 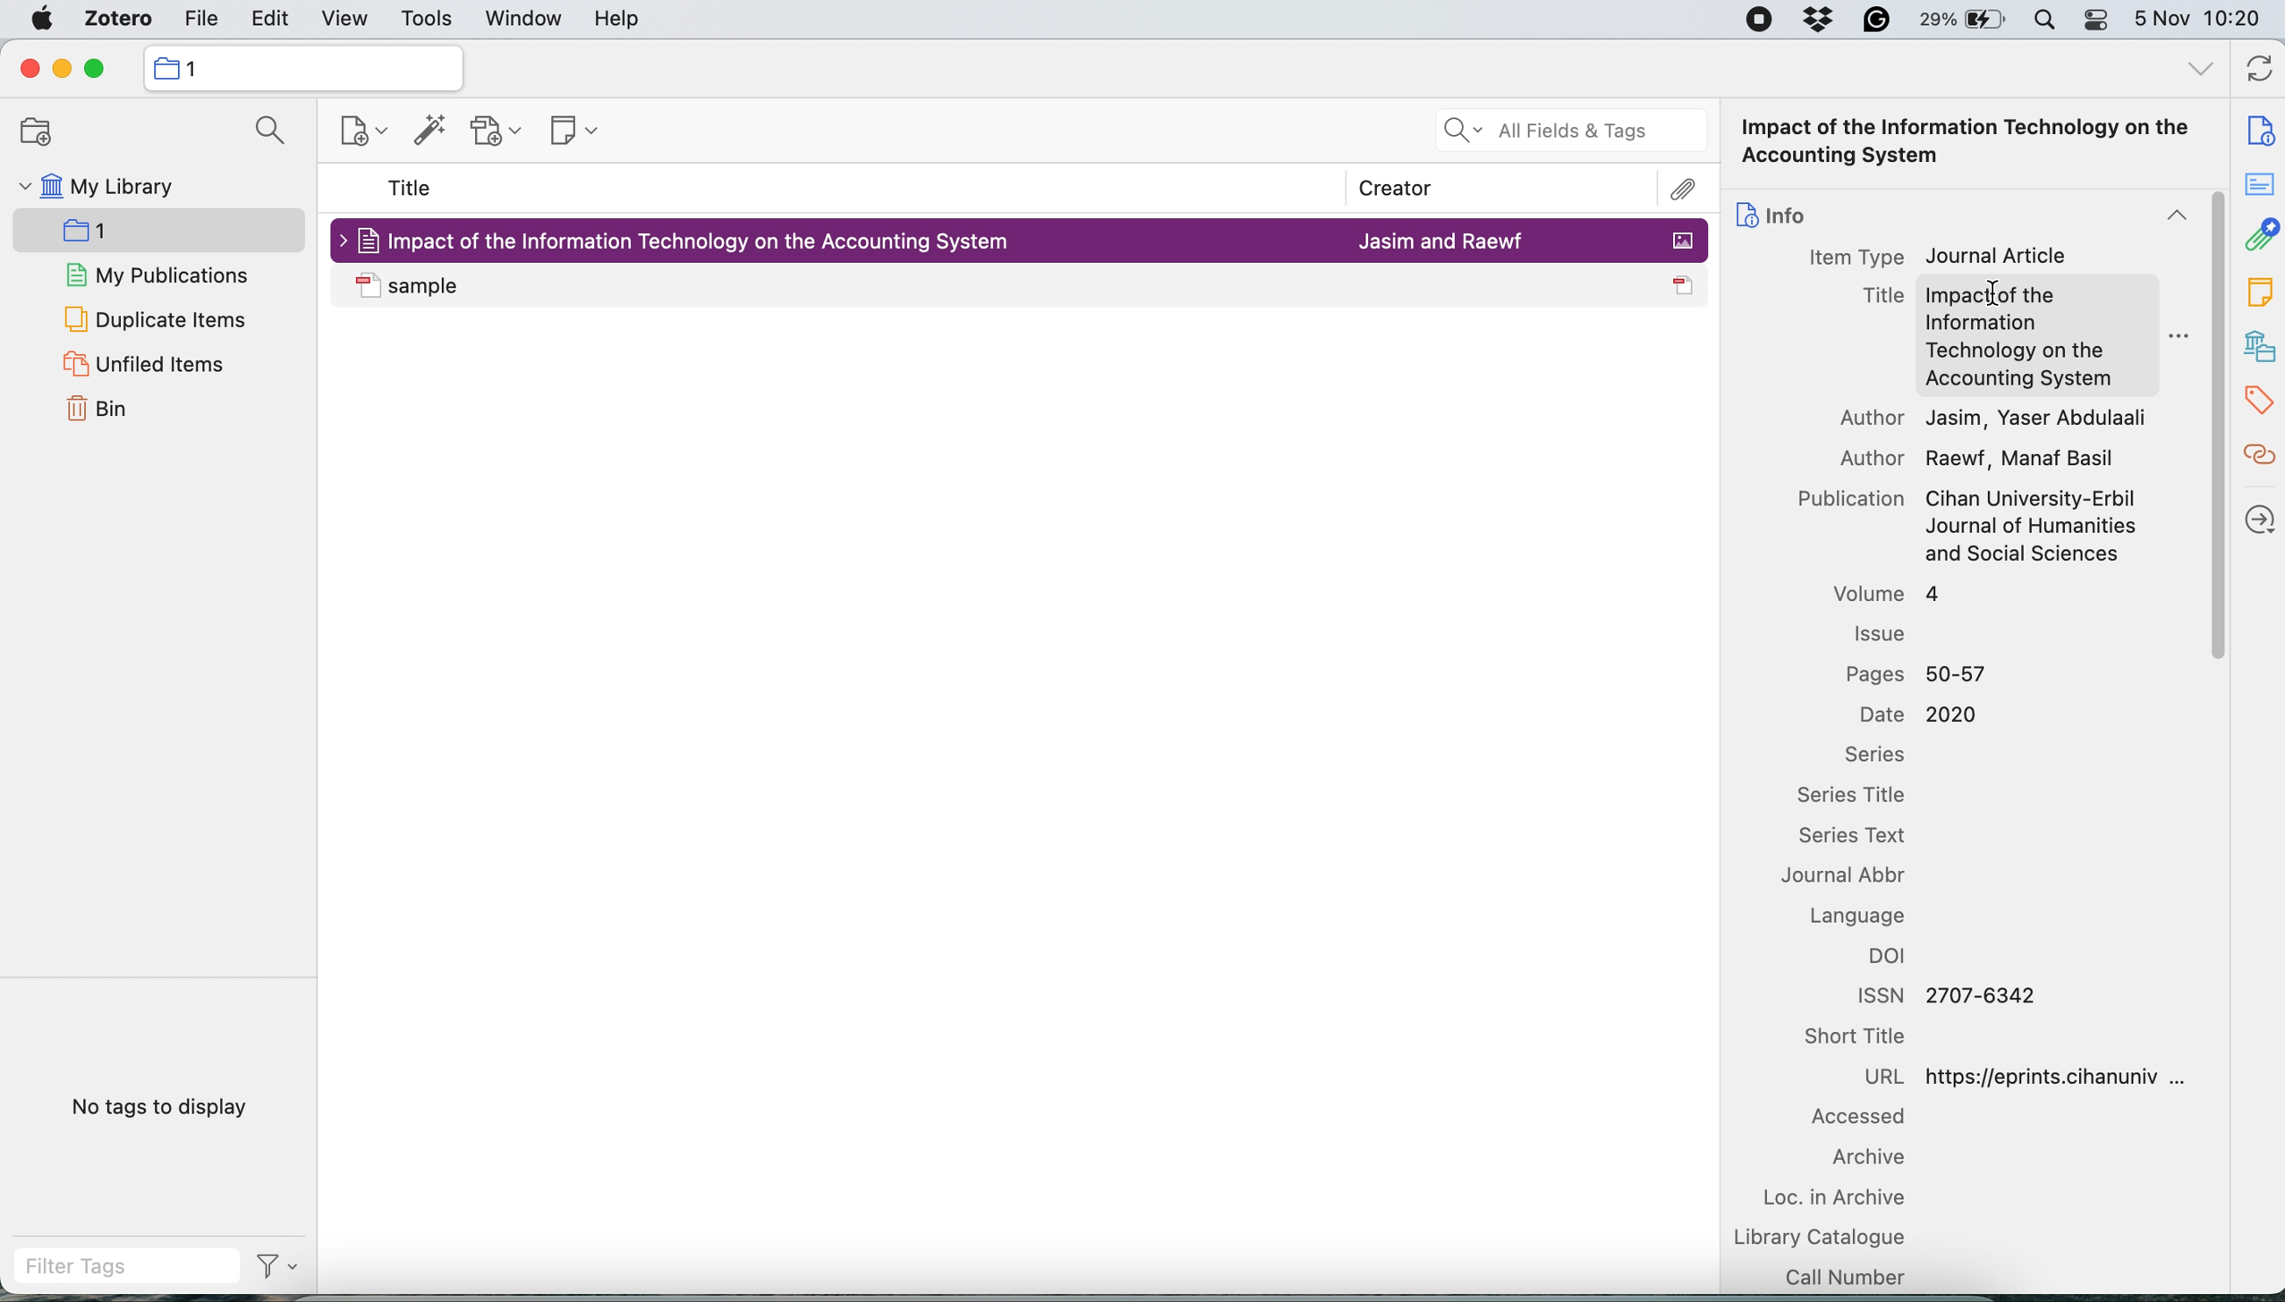 What do you see at coordinates (703, 241) in the screenshot?
I see `Impact of the Information Technology on the Accounting System` at bounding box center [703, 241].